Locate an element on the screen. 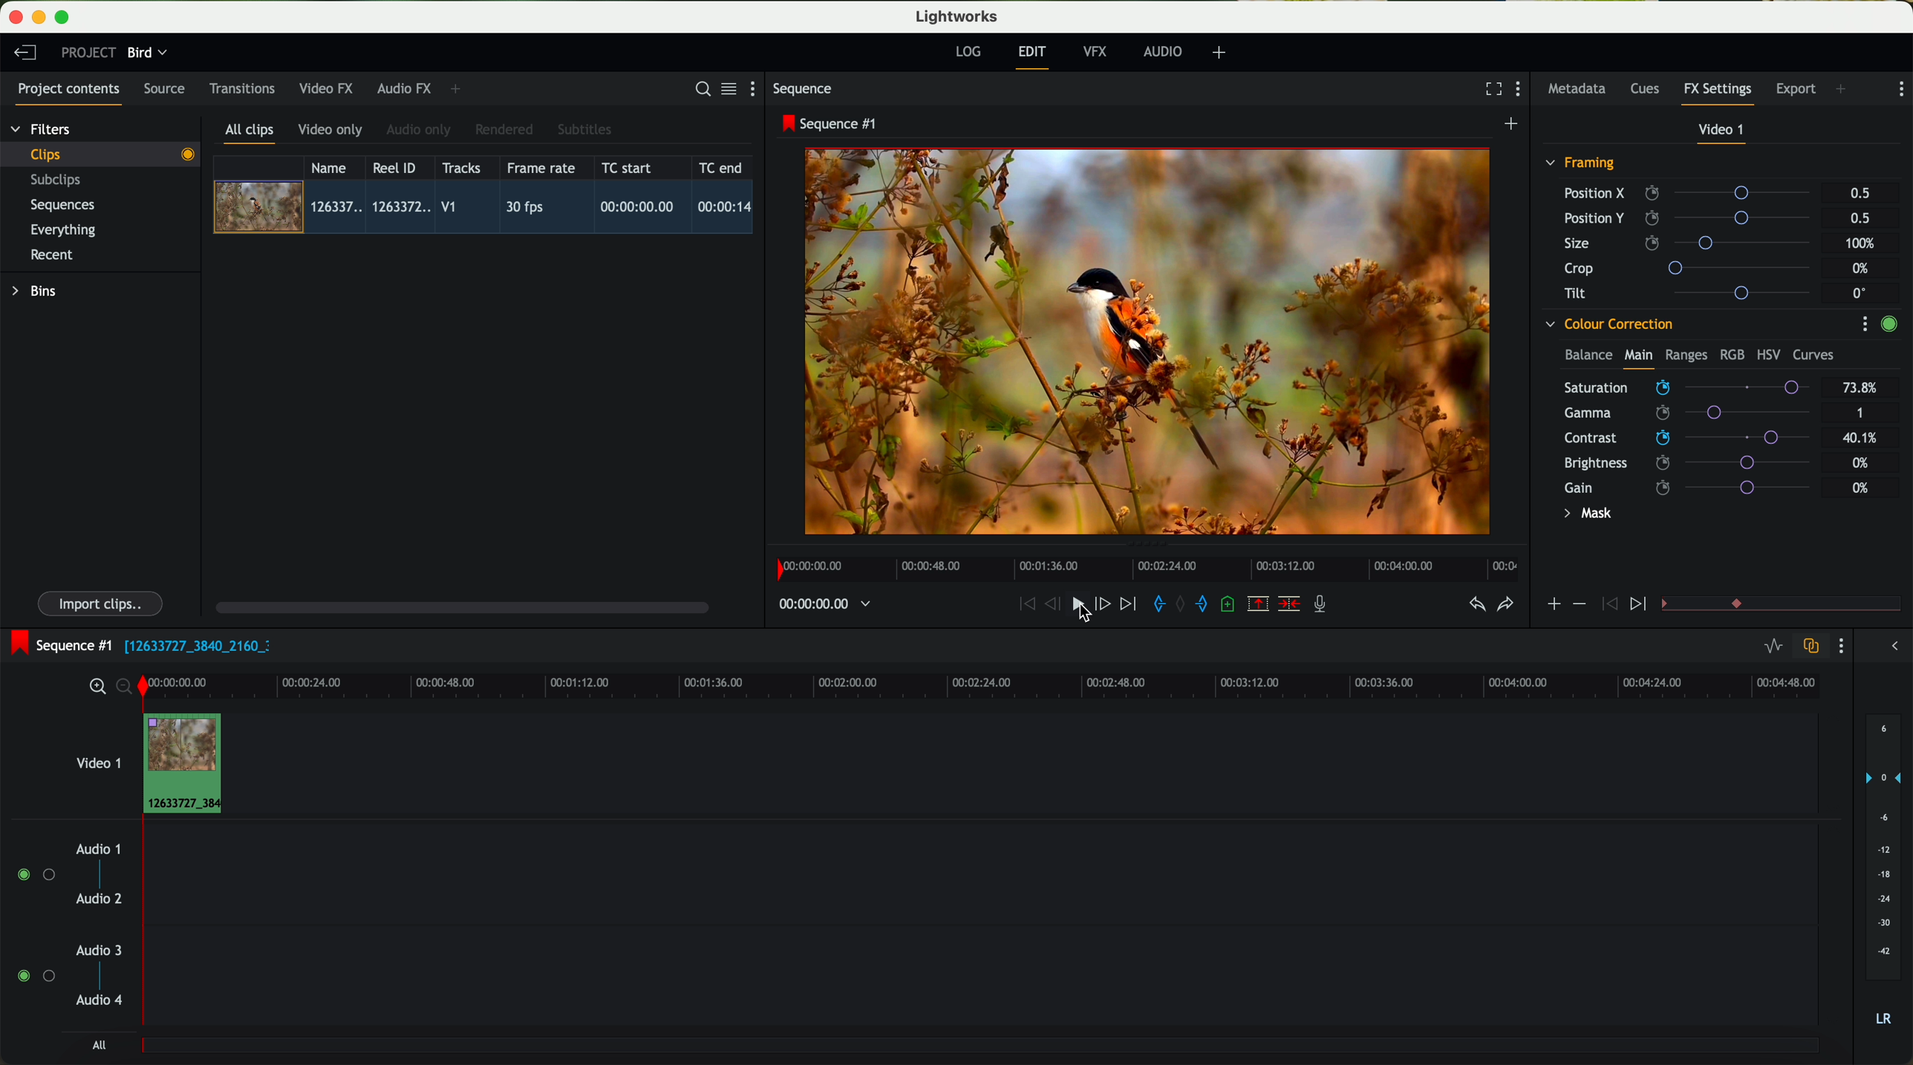 The height and width of the screenshot is (1065, 1913). crop is located at coordinates (1693, 267).